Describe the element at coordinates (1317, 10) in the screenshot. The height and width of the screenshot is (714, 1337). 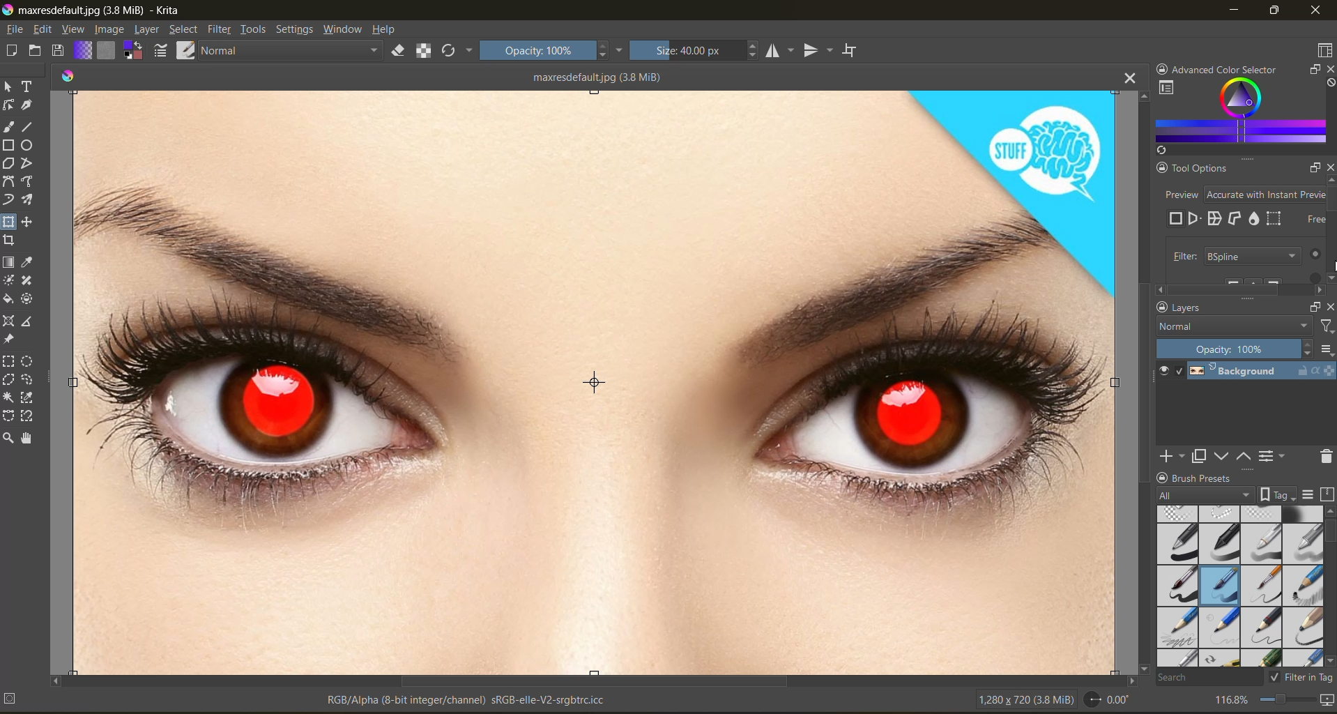
I see `close` at that location.